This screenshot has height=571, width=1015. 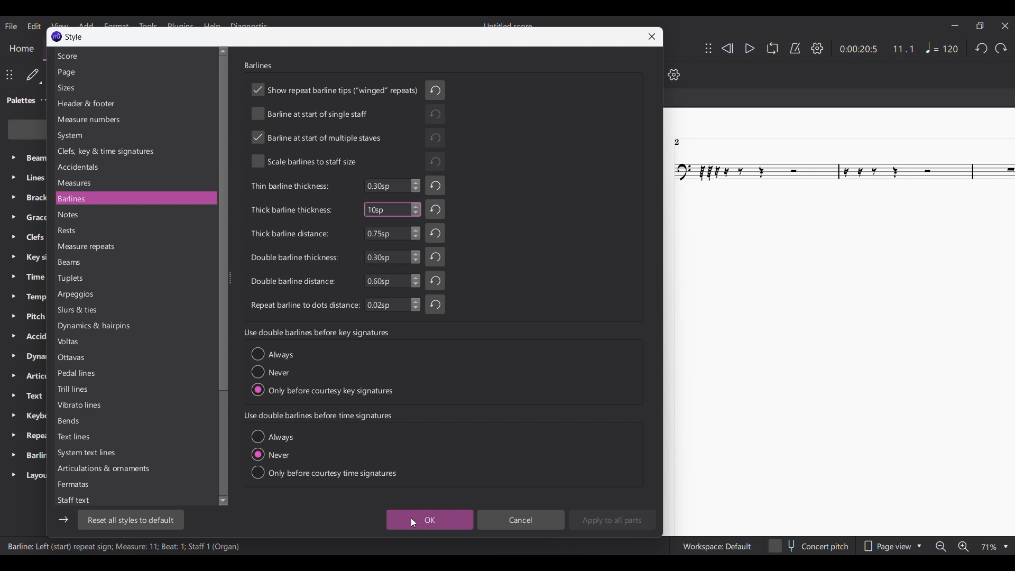 What do you see at coordinates (57, 36) in the screenshot?
I see `Music Logo` at bounding box center [57, 36].